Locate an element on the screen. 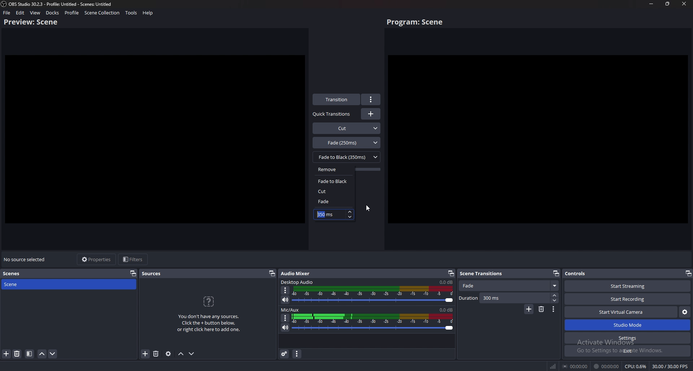  scene is located at coordinates (31, 284).